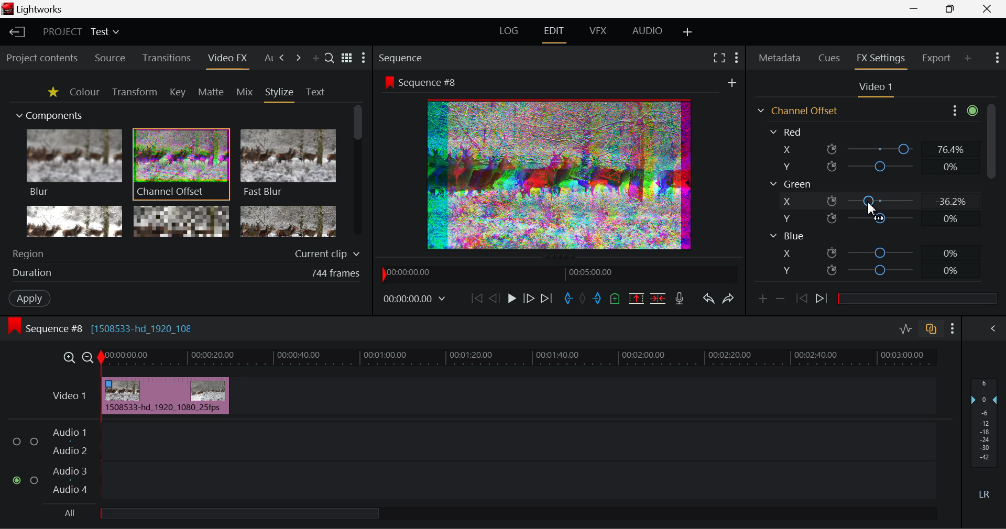 This screenshot has height=529, width=1006. Describe the element at coordinates (779, 58) in the screenshot. I see `Metadata Tab` at that location.